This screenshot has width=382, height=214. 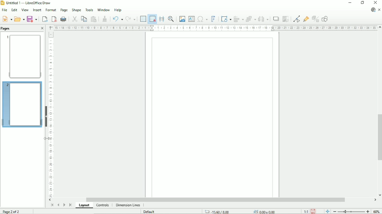 I want to click on Align objects, so click(x=239, y=19).